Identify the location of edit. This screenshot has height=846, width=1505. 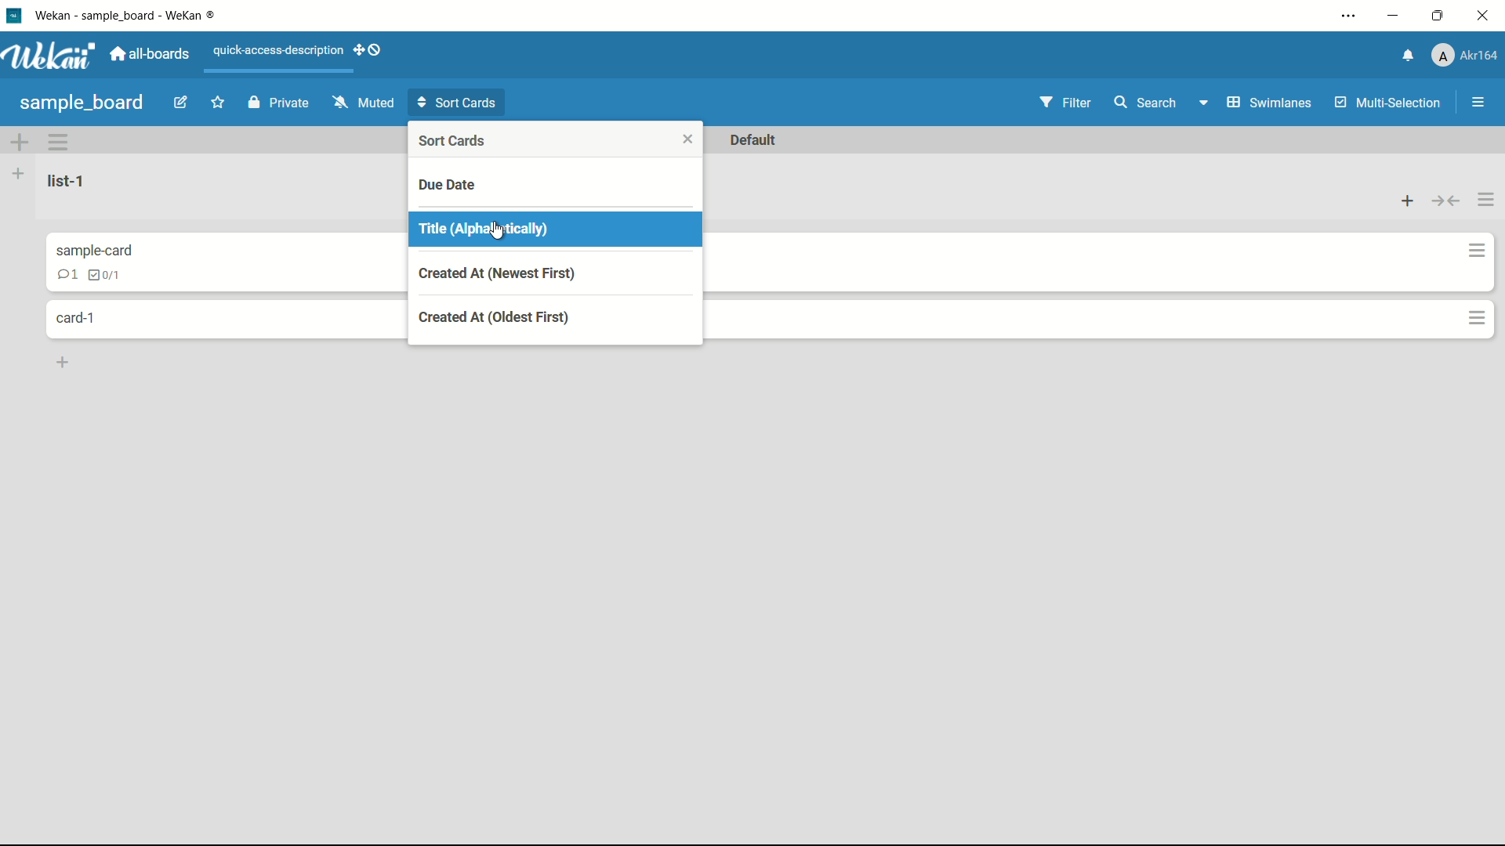
(180, 103).